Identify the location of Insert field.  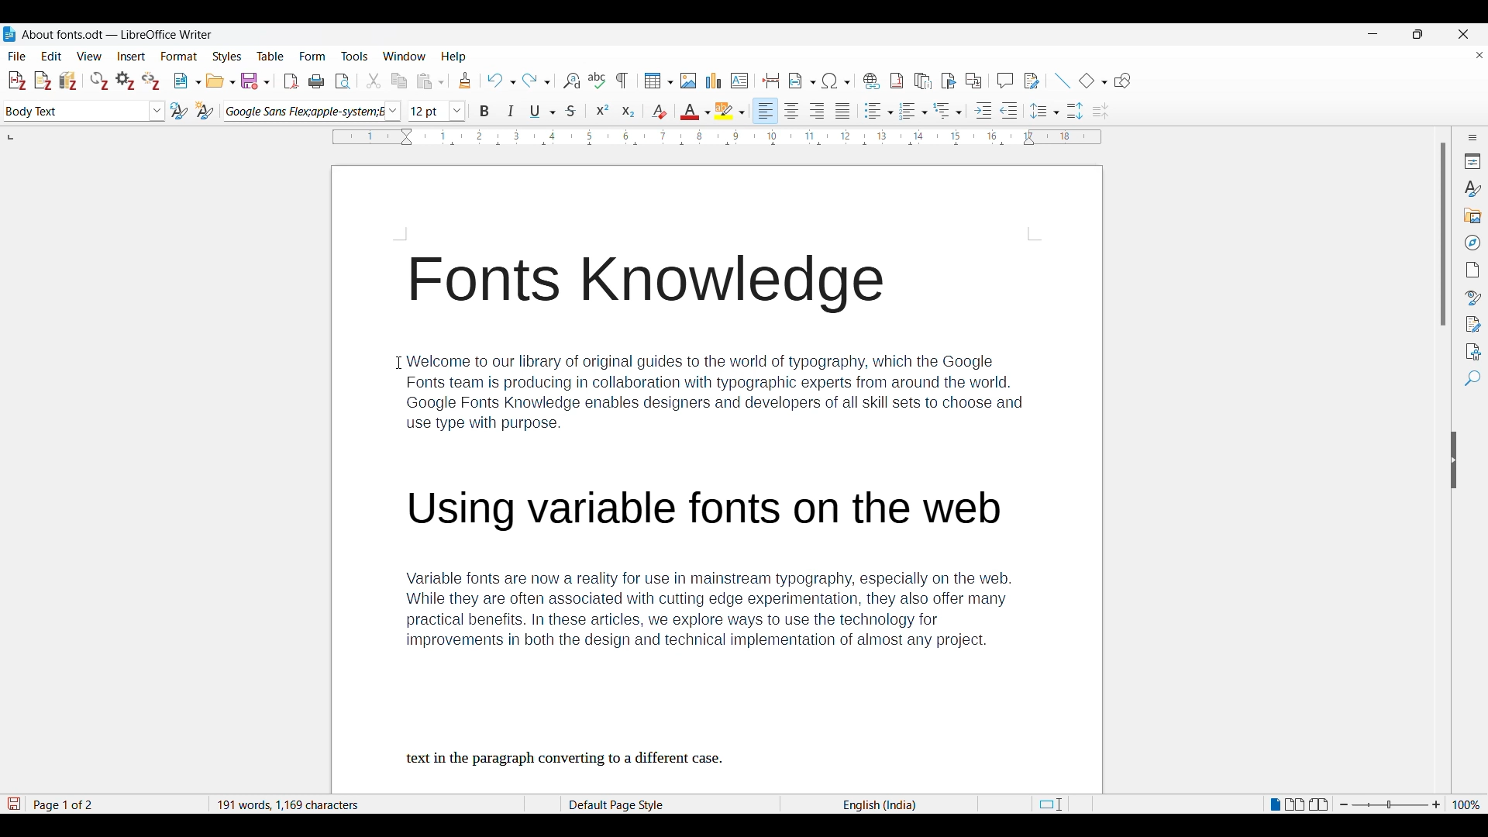
(802, 81).